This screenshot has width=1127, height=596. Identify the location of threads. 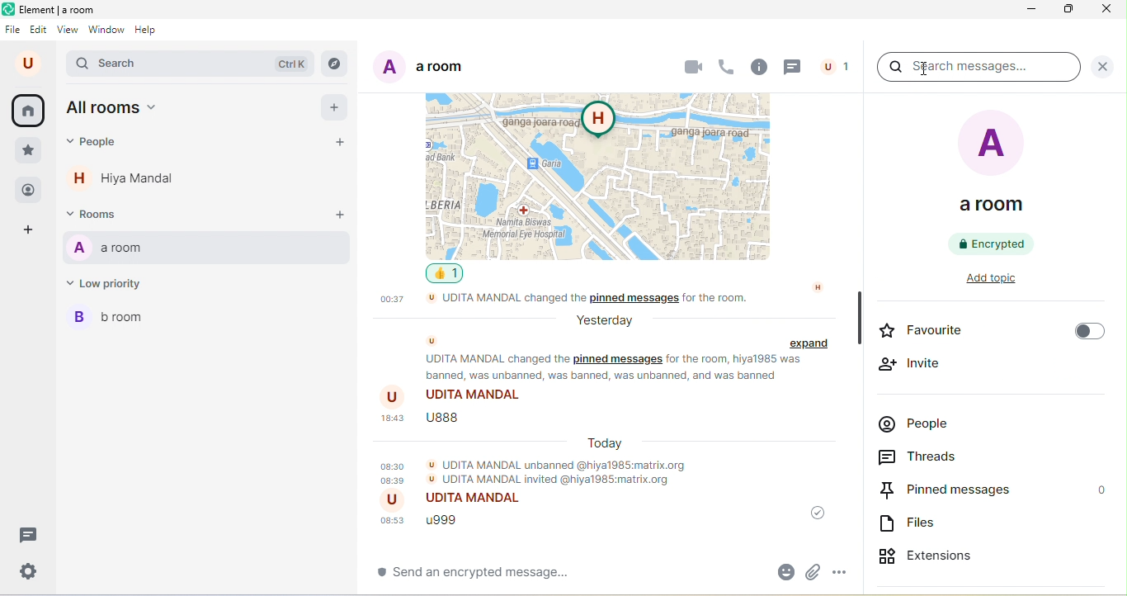
(26, 534).